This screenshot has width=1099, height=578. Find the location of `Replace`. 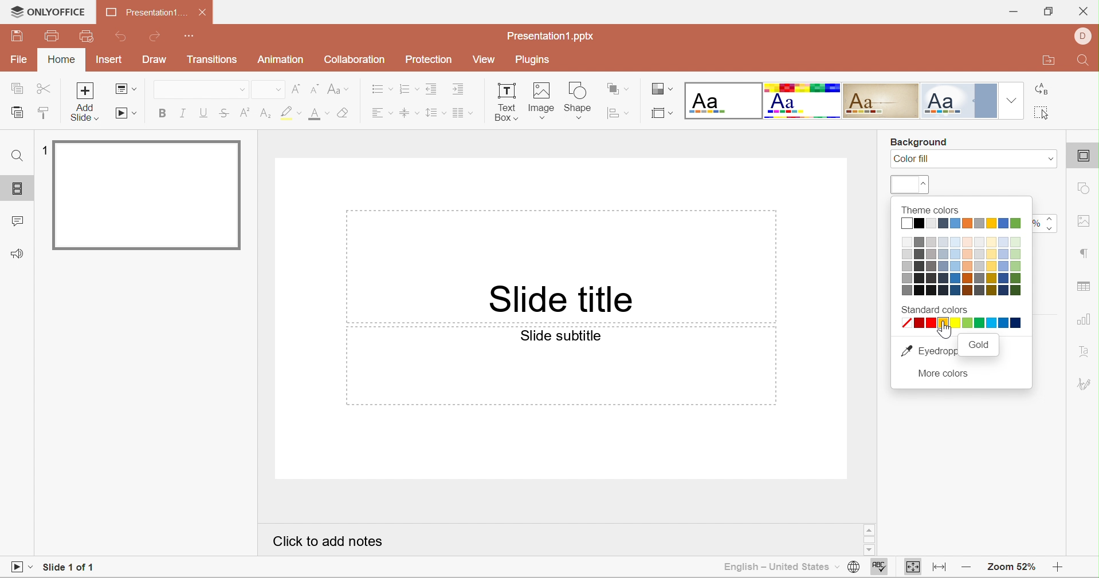

Replace is located at coordinates (1042, 91).